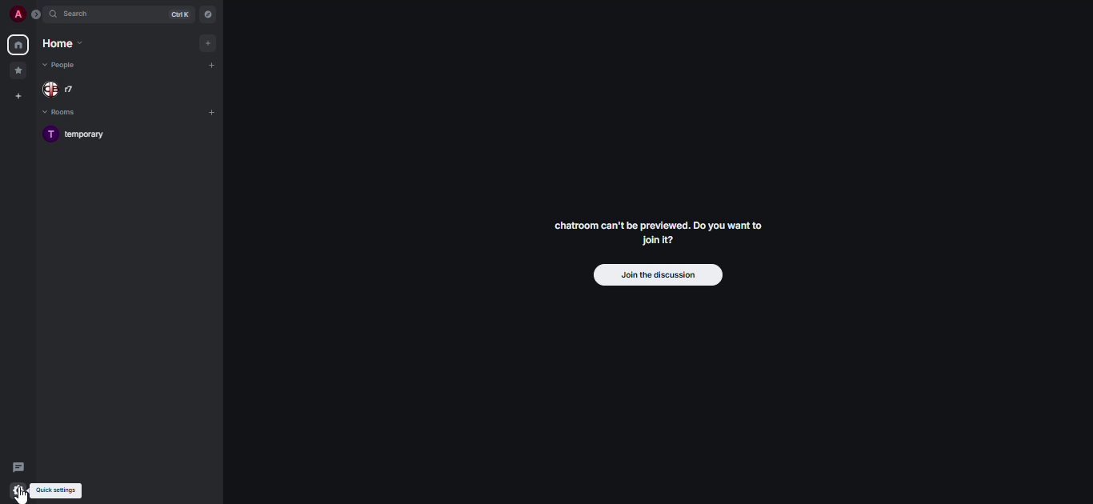 This screenshot has height=504, width=1093. What do you see at coordinates (18, 491) in the screenshot?
I see `quick settings` at bounding box center [18, 491].